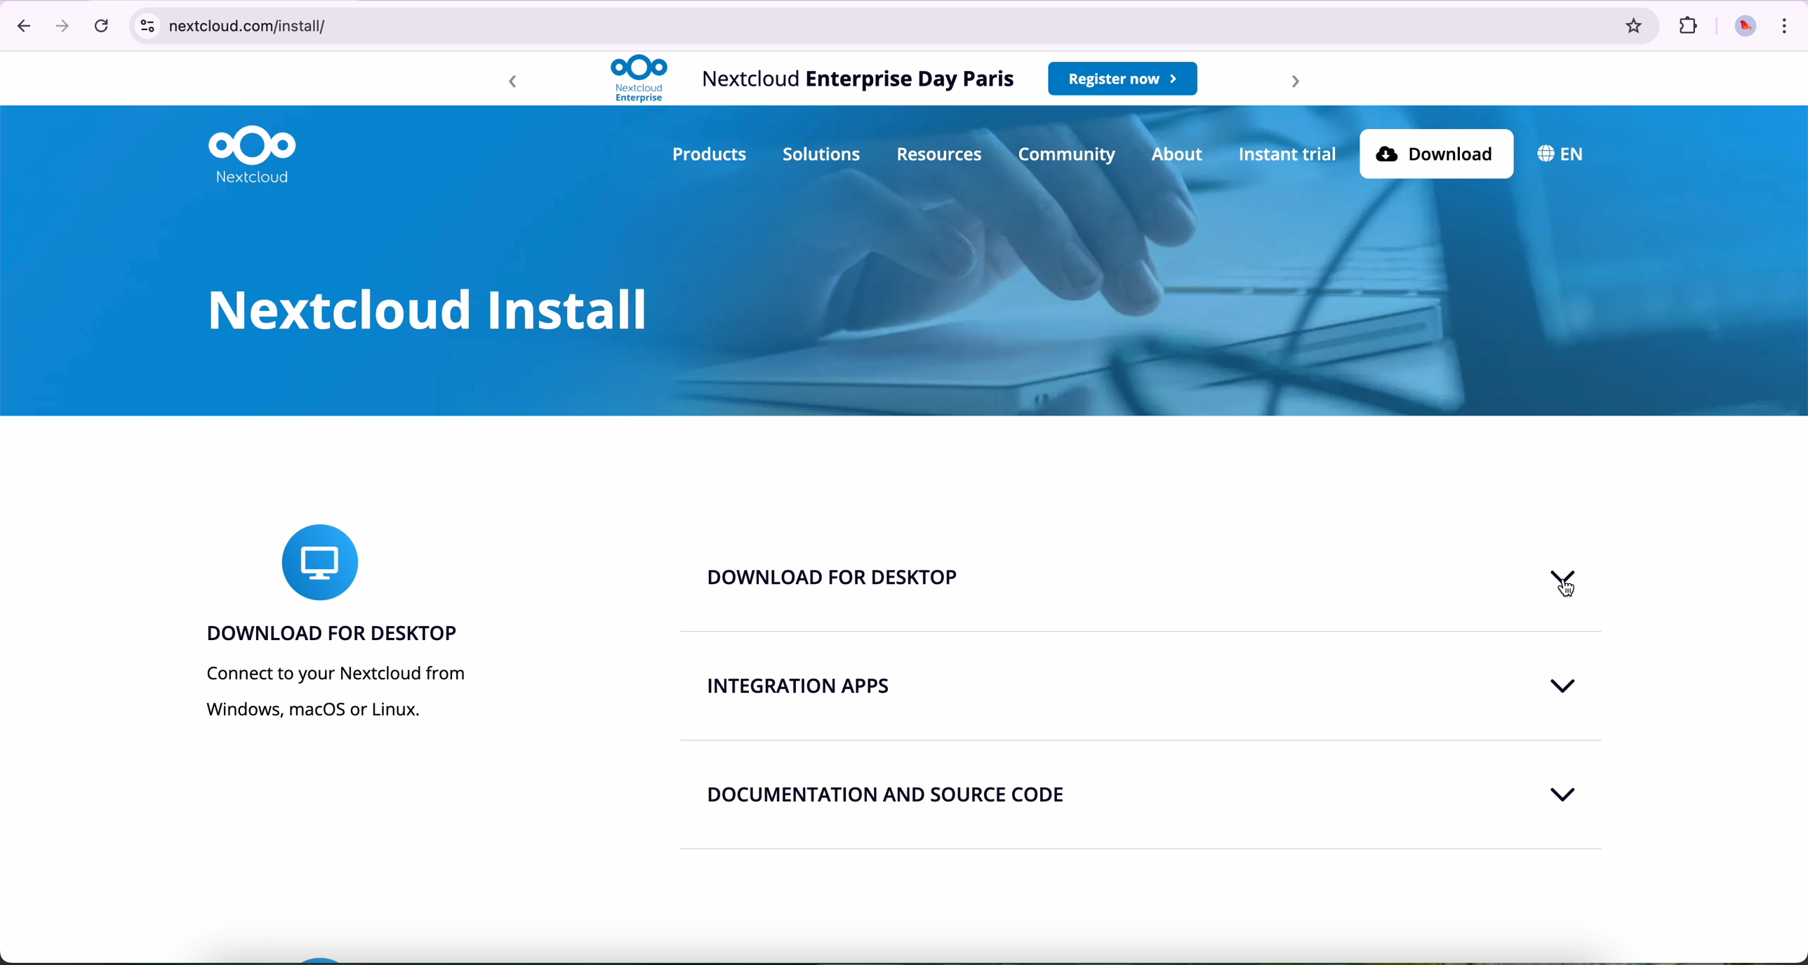  Describe the element at coordinates (1289, 81) in the screenshot. I see `forward` at that location.